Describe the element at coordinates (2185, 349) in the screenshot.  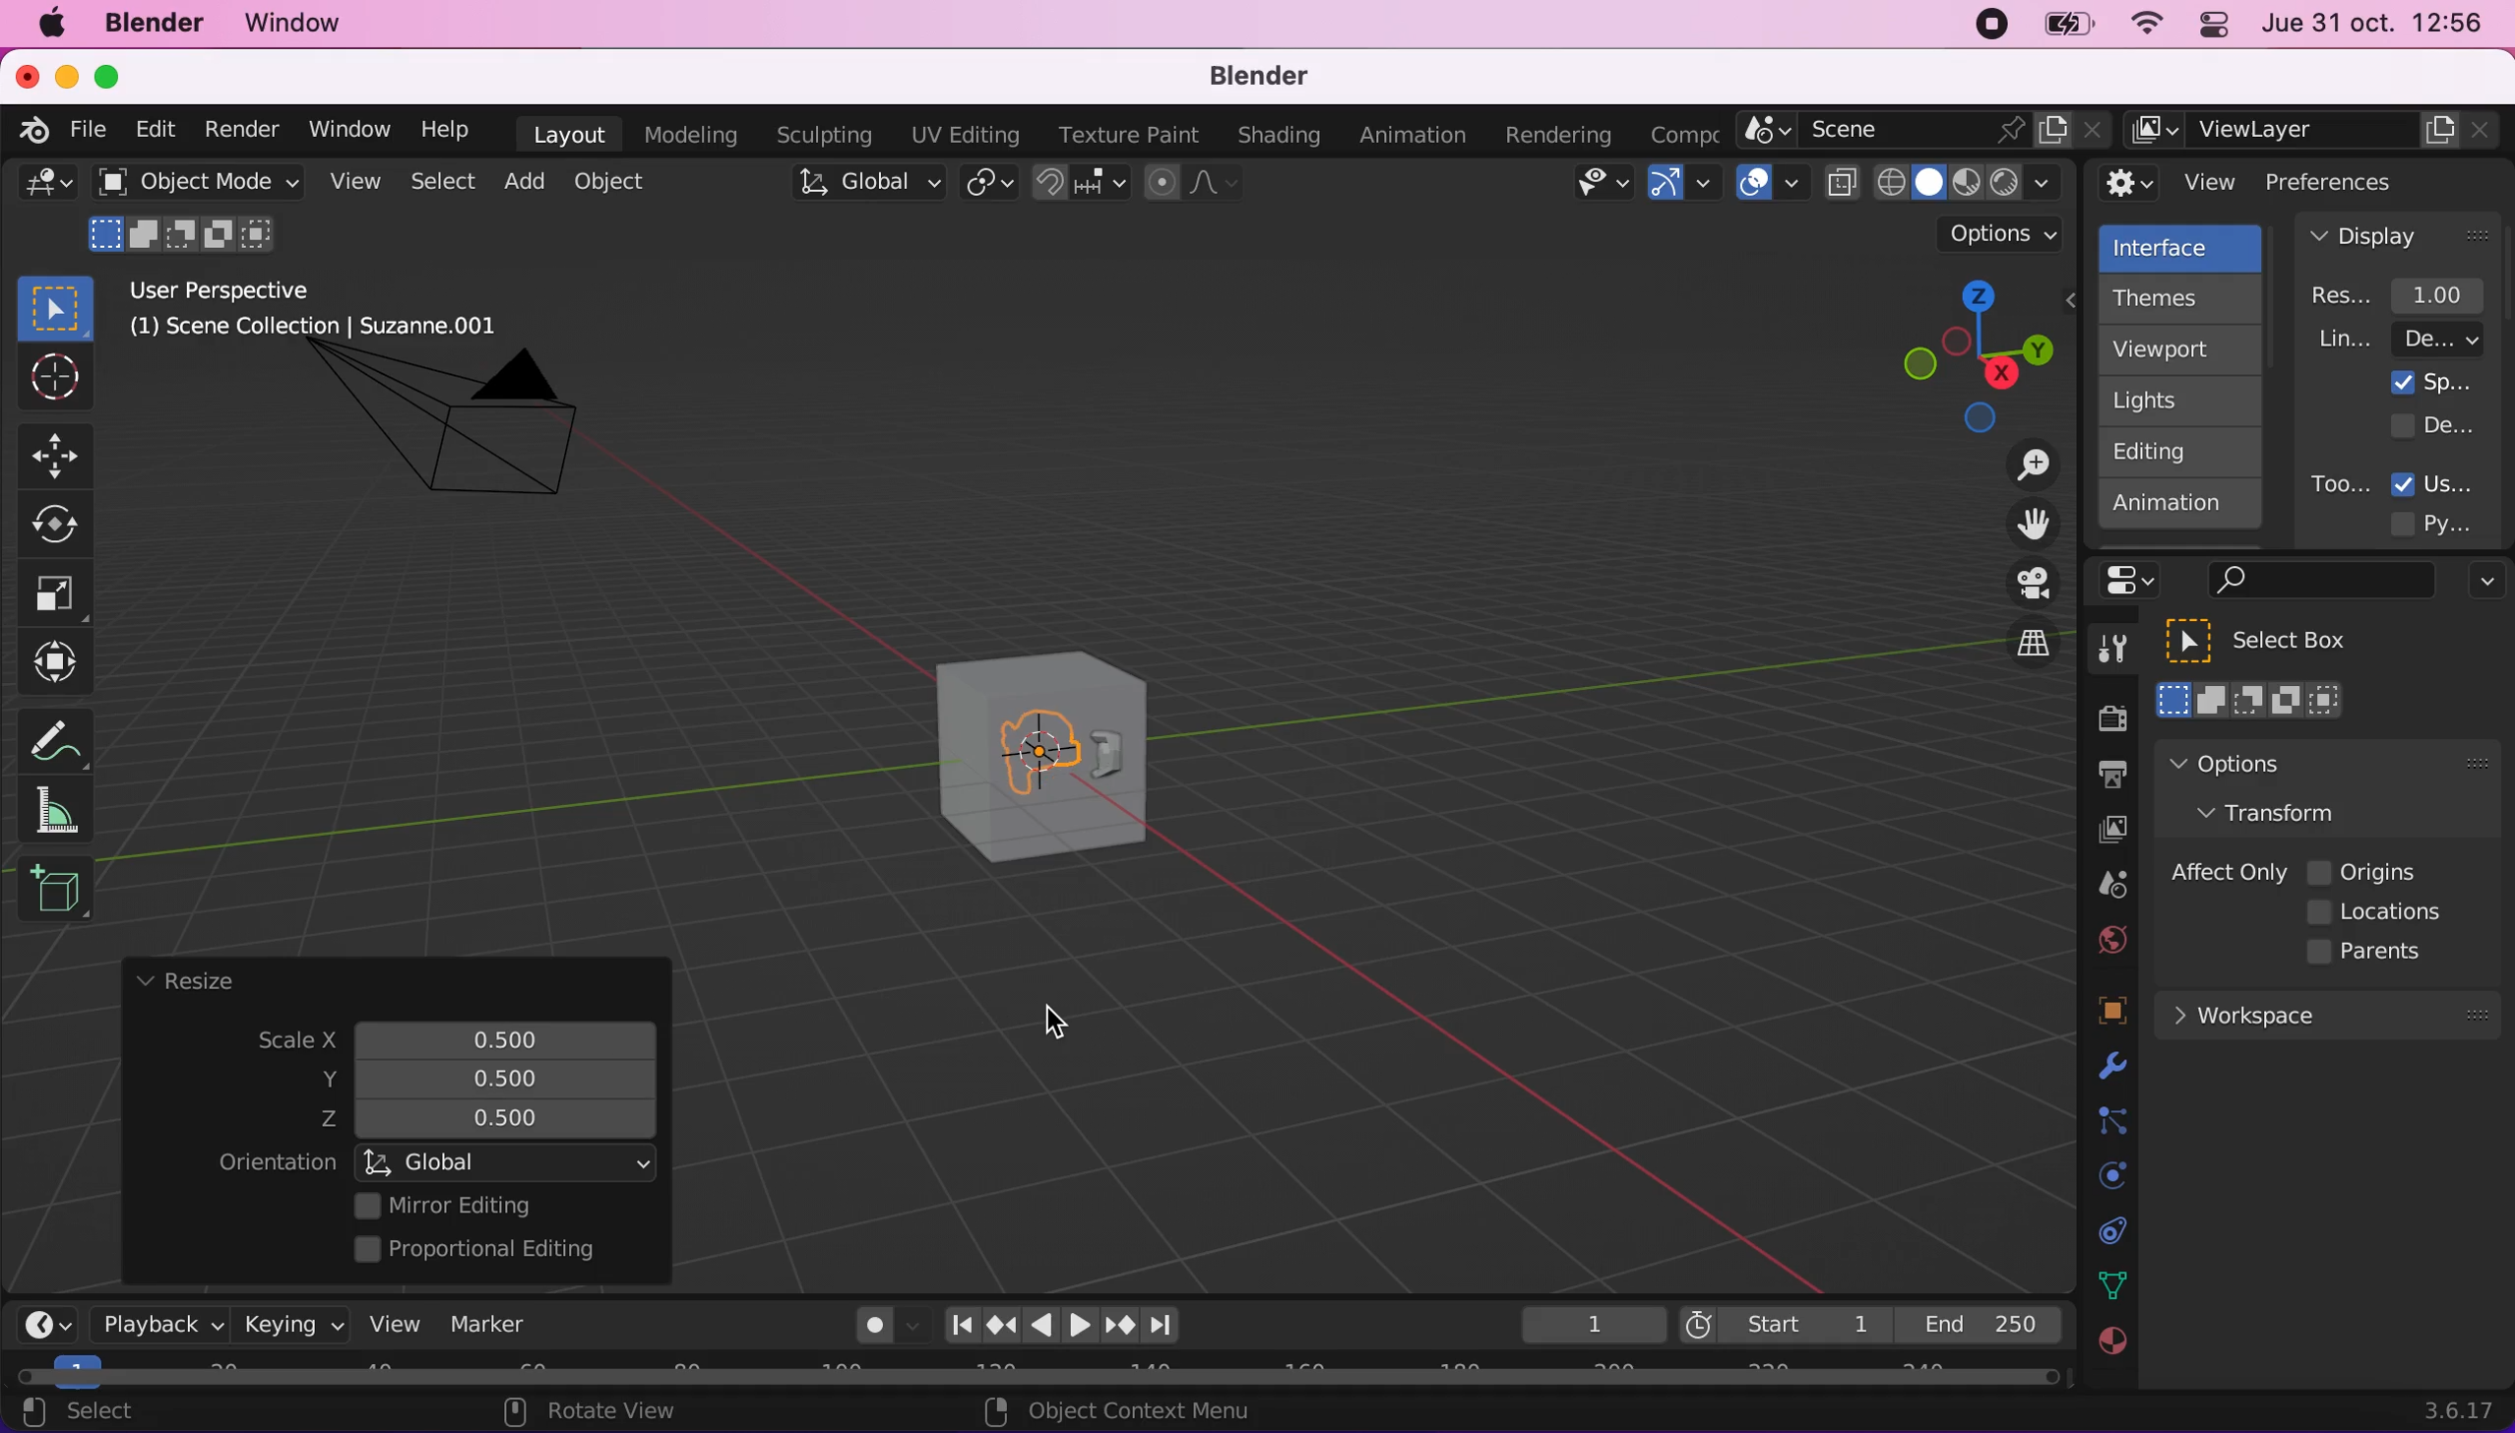
I see `viewport` at that location.